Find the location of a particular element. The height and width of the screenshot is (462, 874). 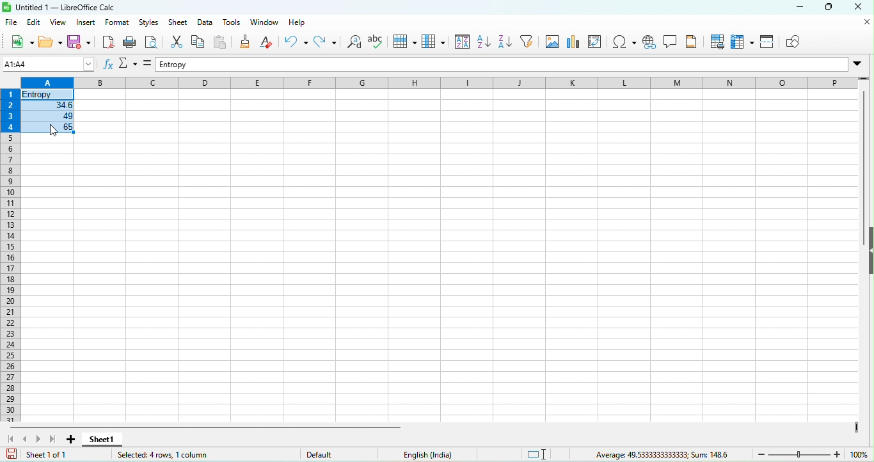

rows is located at coordinates (10, 250).